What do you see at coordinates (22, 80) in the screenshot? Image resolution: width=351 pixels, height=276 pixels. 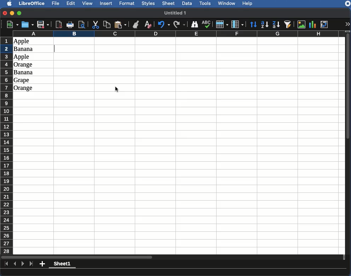 I see `Grape` at bounding box center [22, 80].